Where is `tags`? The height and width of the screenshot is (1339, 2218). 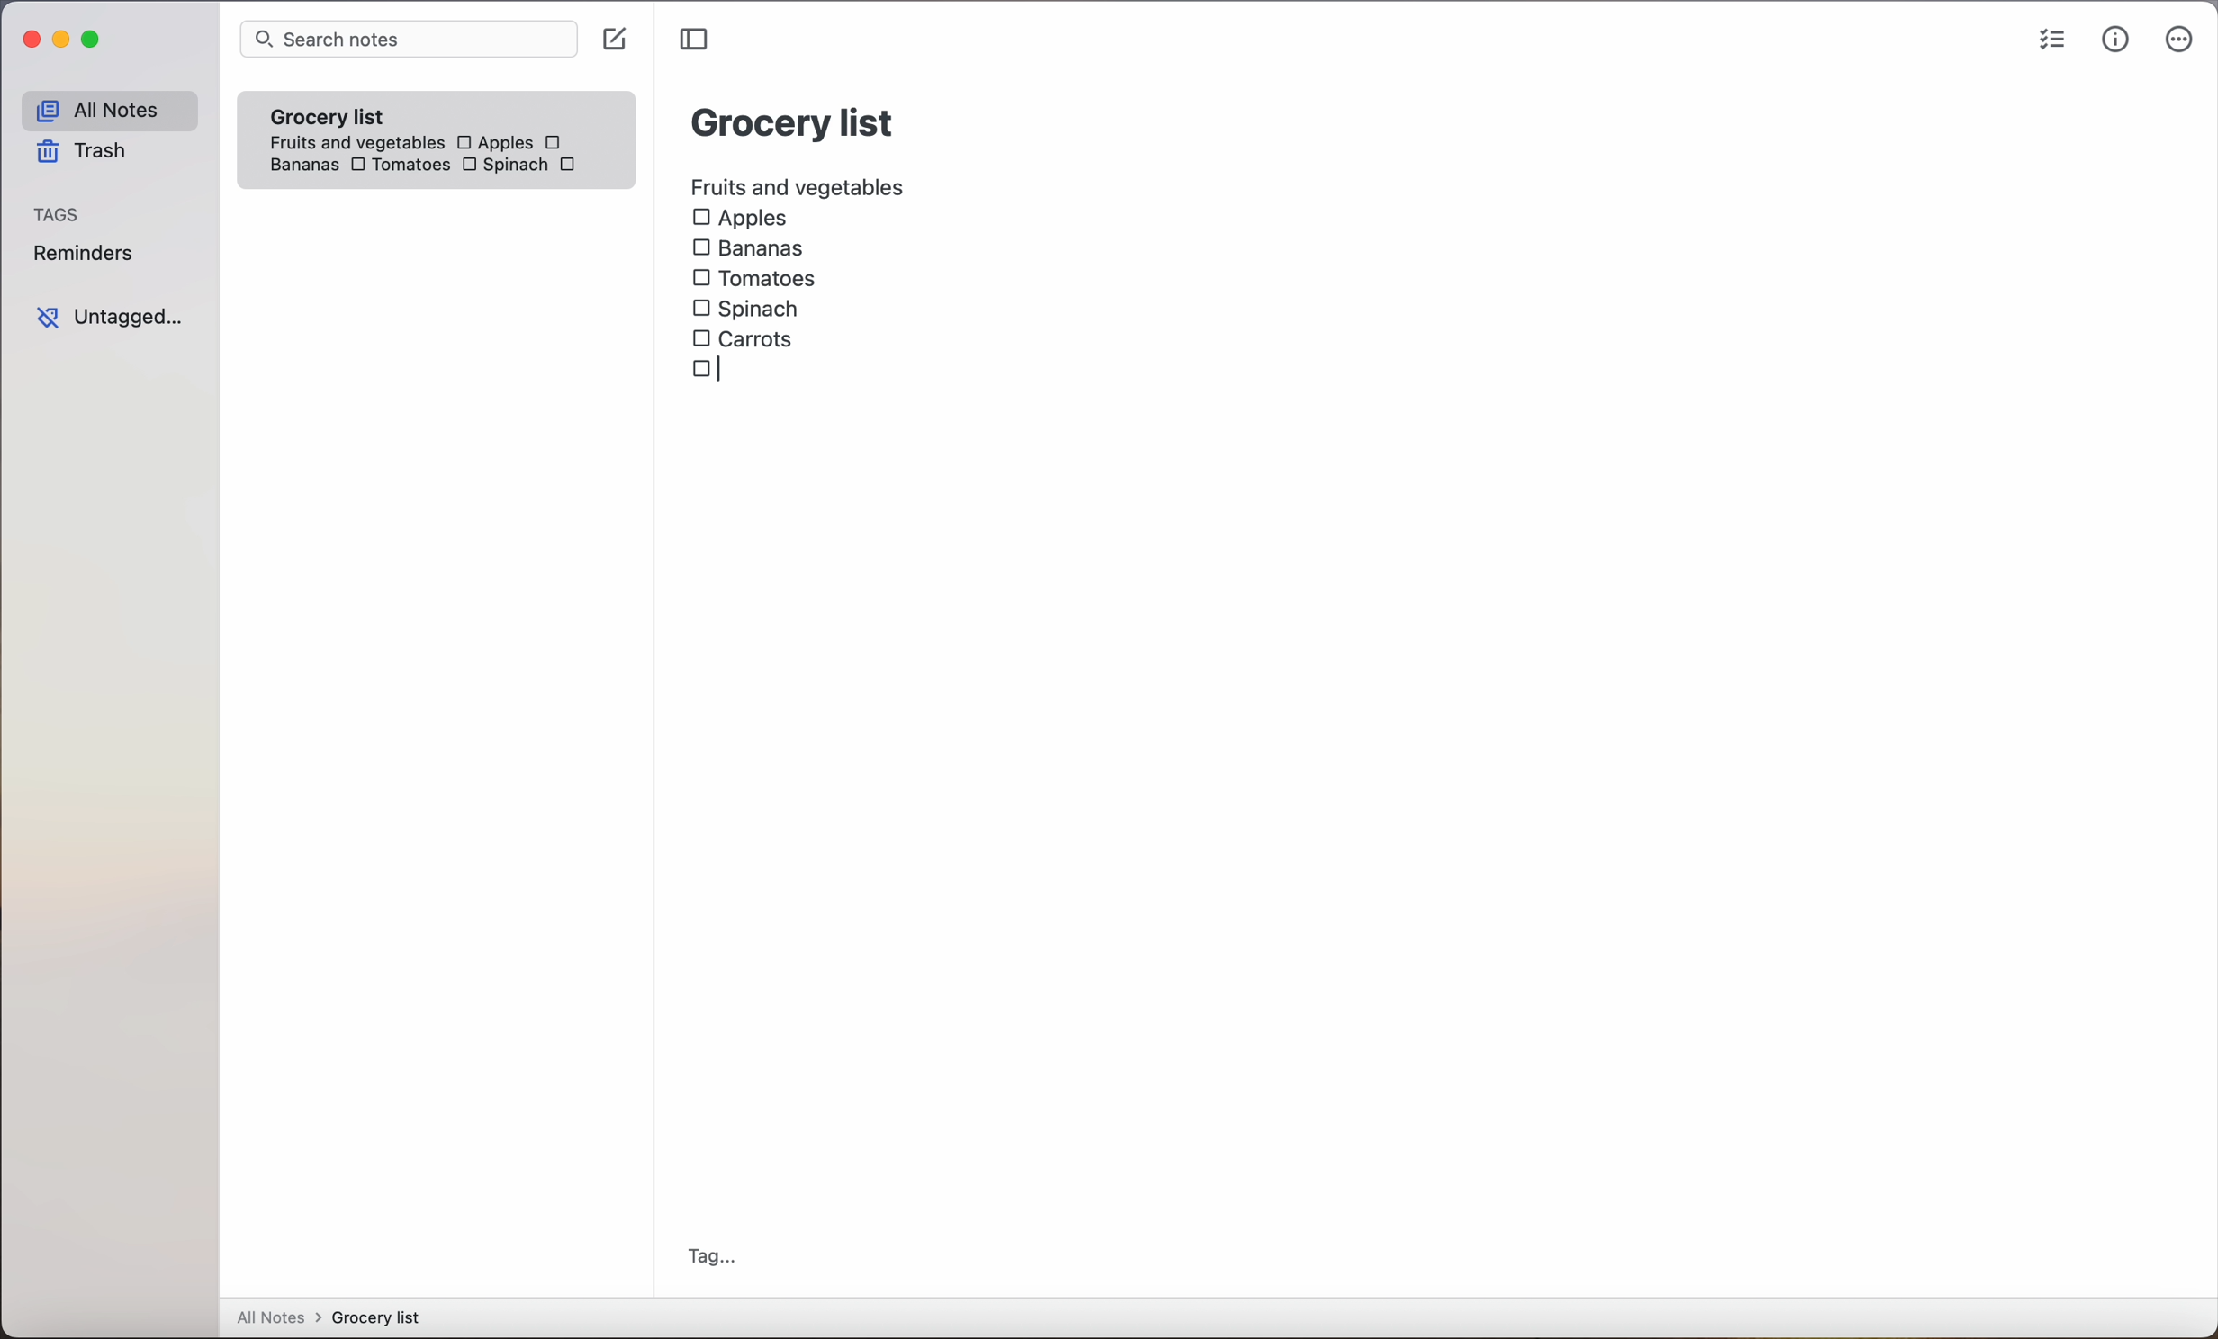 tags is located at coordinates (59, 216).